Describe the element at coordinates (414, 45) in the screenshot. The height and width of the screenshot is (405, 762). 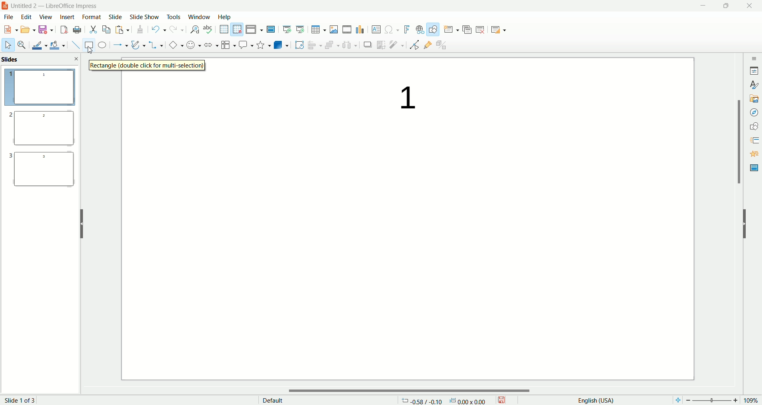
I see `point edit mode` at that location.